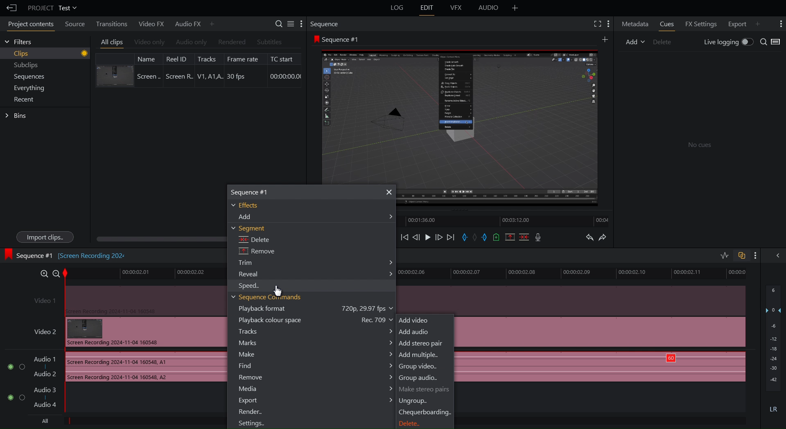 The width and height of the screenshot is (786, 429). I want to click on More, so click(212, 23).